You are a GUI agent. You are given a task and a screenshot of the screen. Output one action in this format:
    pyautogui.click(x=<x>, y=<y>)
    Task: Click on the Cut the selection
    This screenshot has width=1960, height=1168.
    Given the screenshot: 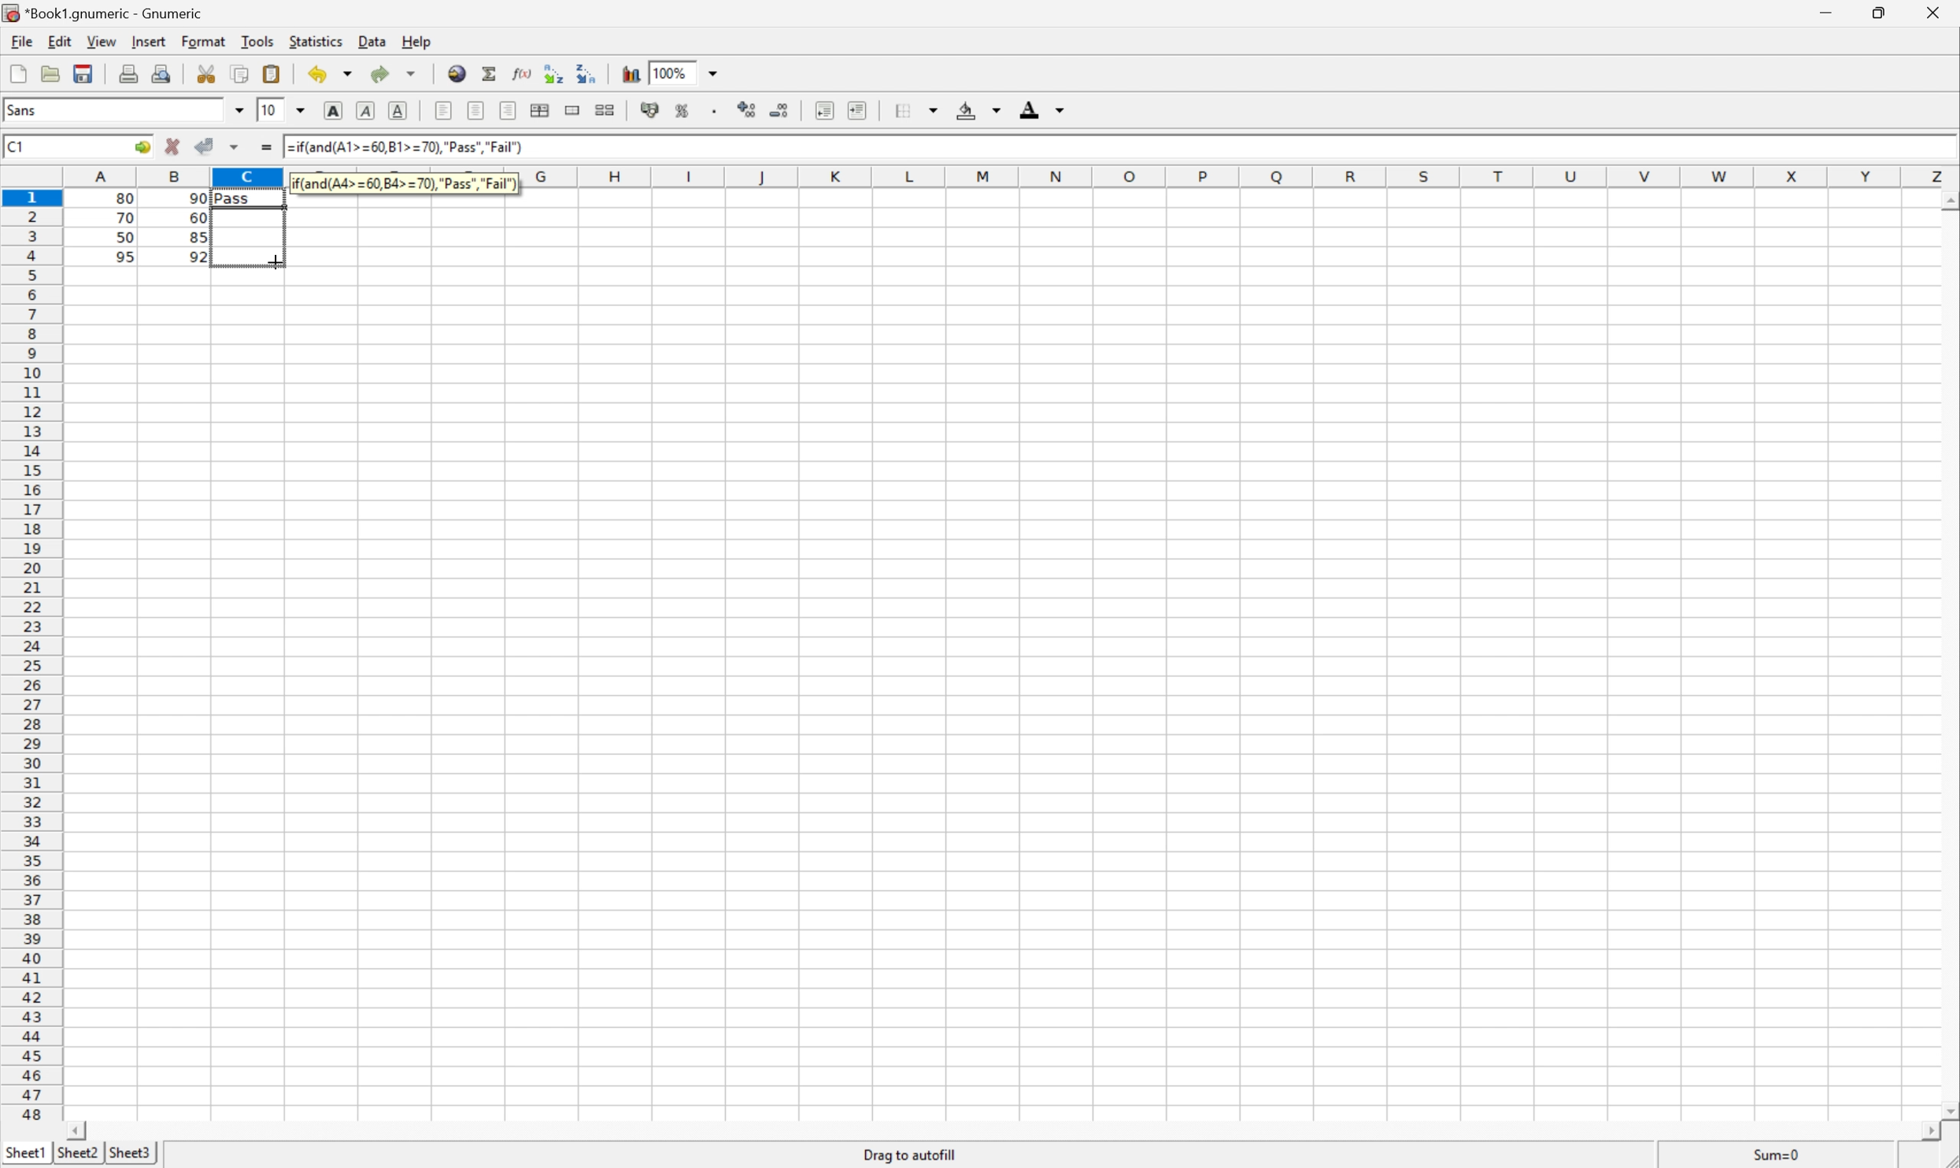 What is the action you would take?
    pyautogui.click(x=207, y=72)
    